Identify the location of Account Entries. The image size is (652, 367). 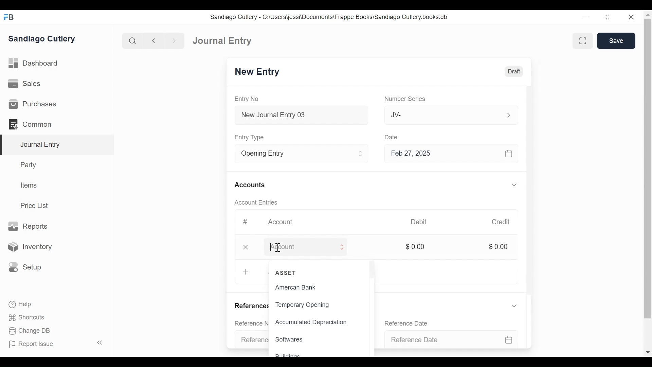
(256, 203).